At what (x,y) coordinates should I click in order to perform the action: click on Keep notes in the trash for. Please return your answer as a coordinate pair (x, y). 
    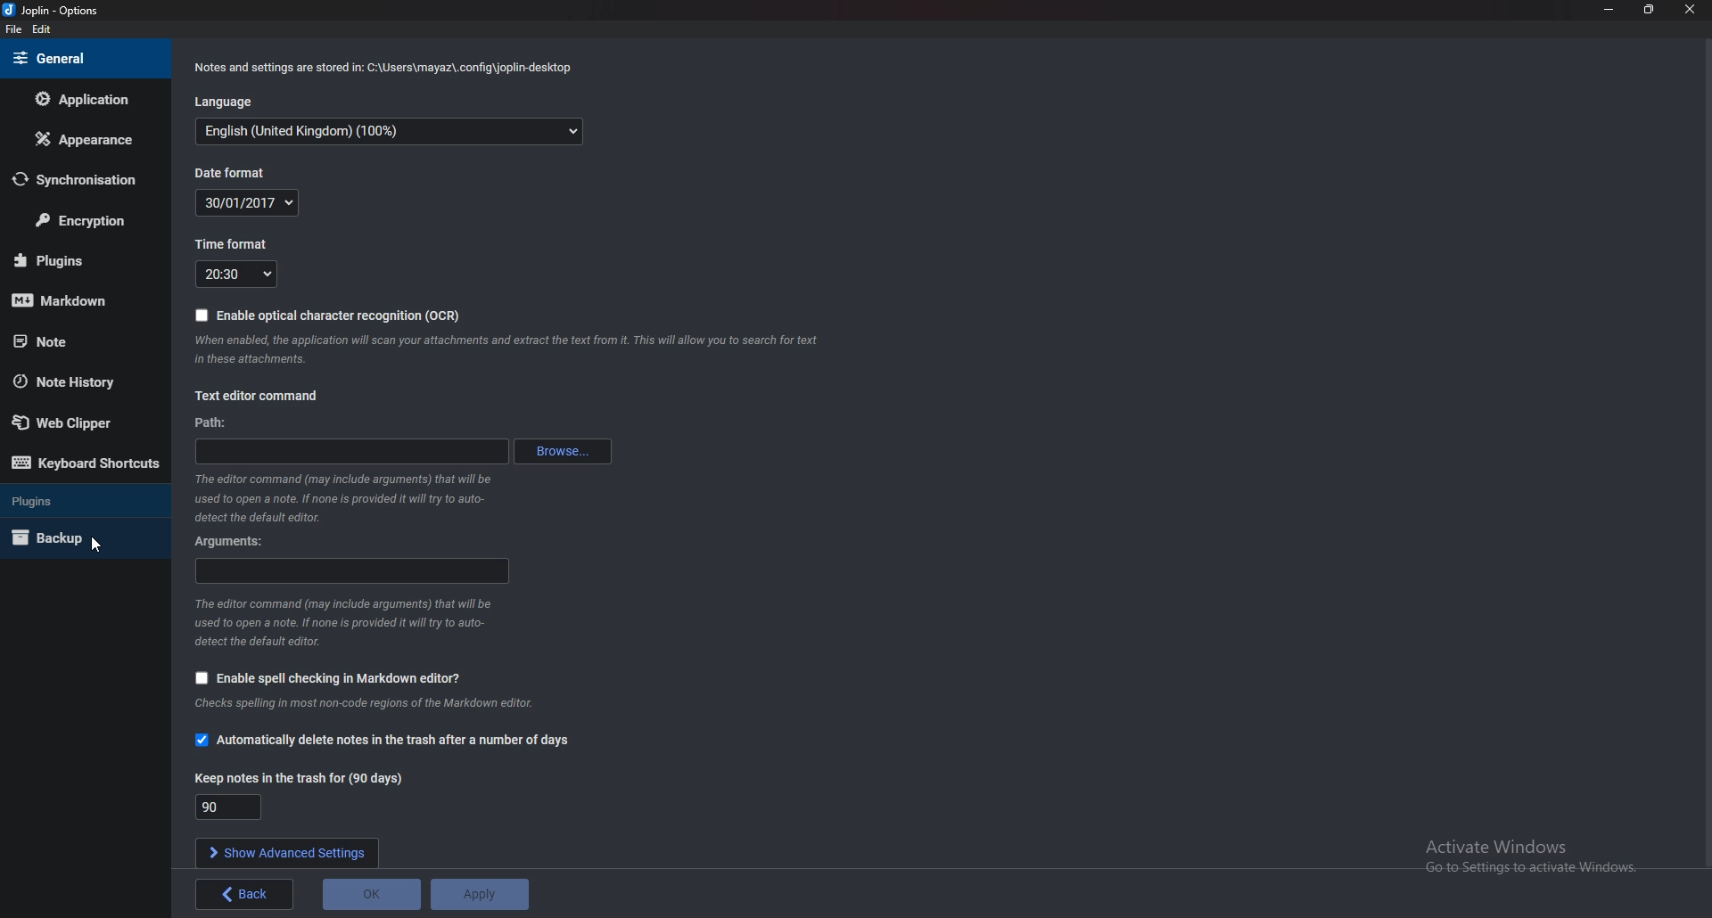
    Looking at the image, I should click on (302, 780).